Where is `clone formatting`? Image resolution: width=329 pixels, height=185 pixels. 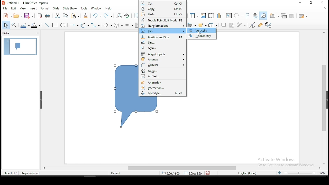 clone formatting is located at coordinates (87, 16).